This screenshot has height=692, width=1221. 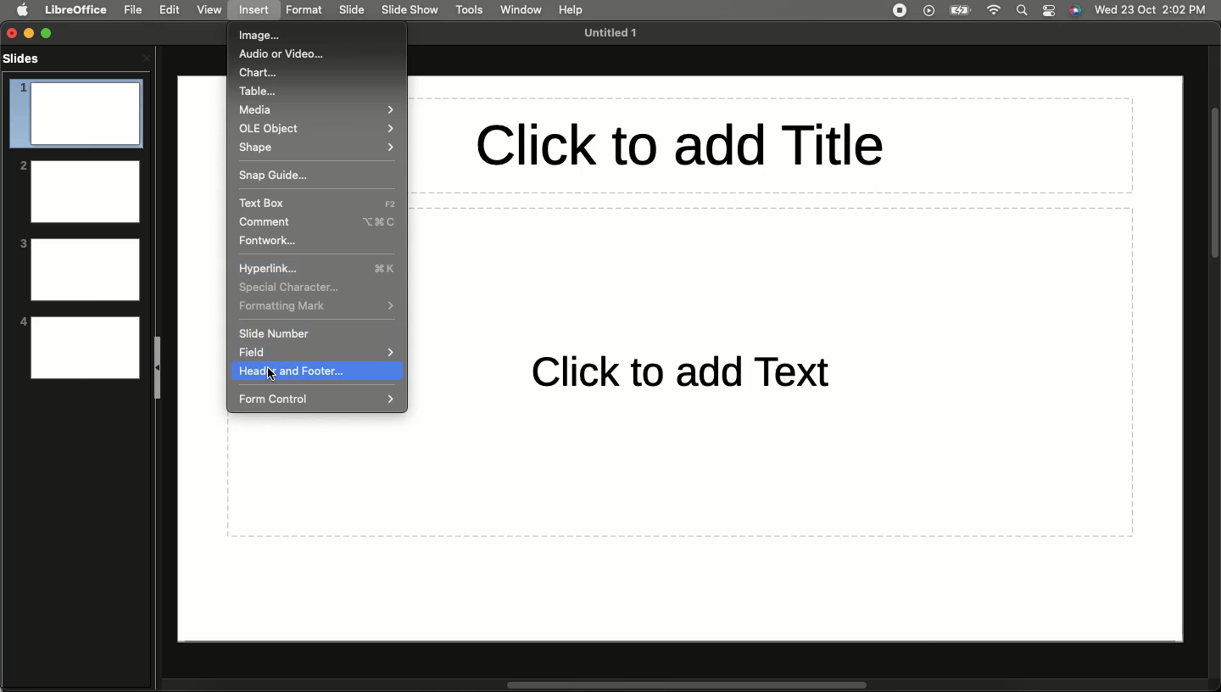 What do you see at coordinates (276, 175) in the screenshot?
I see `Snap guide` at bounding box center [276, 175].